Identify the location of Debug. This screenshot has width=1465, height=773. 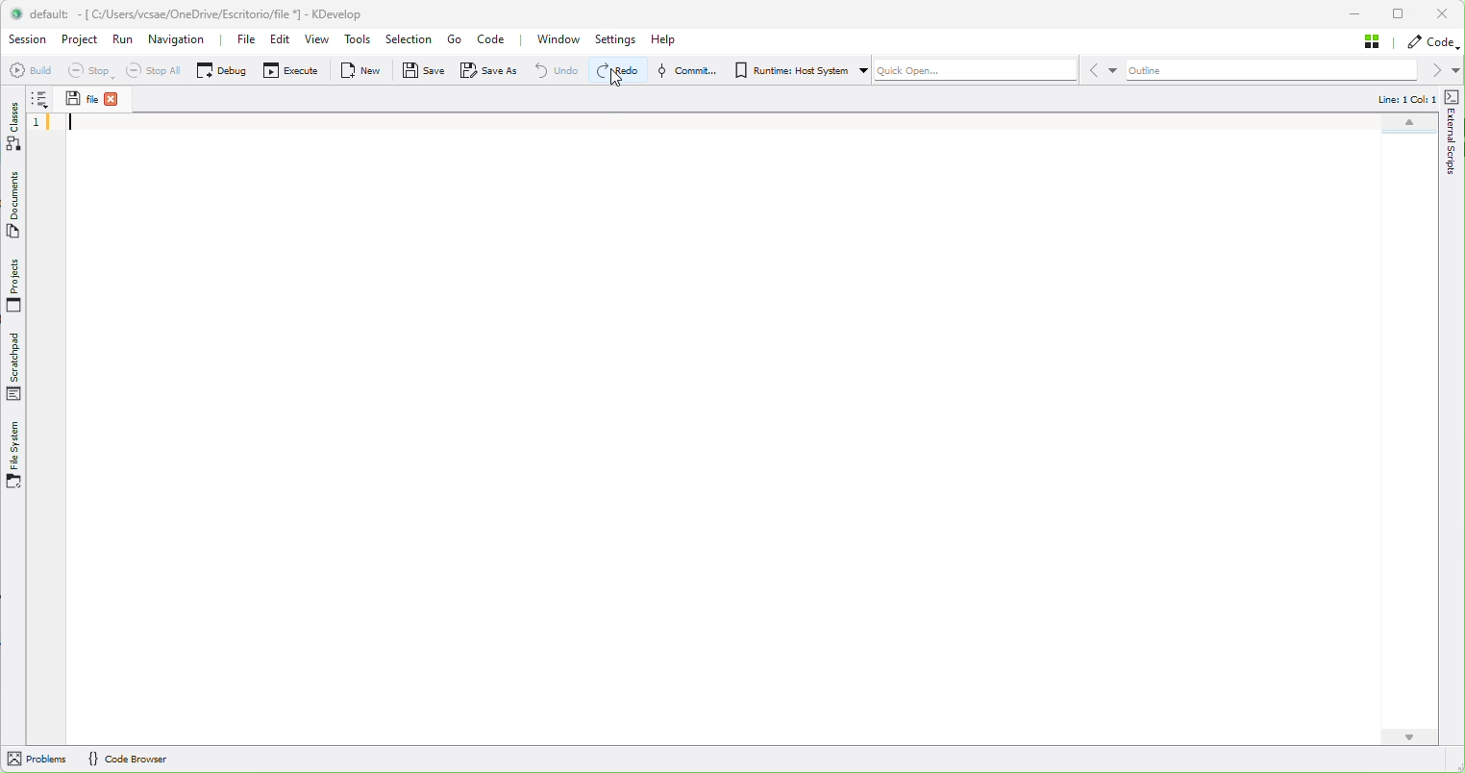
(225, 68).